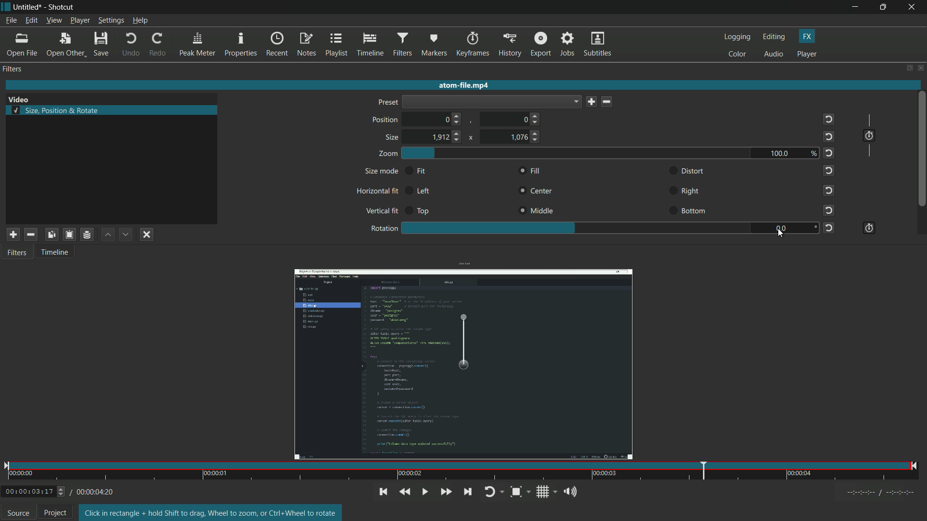 This screenshot has height=521, width=927. What do you see at coordinates (240, 45) in the screenshot?
I see `properties` at bounding box center [240, 45].